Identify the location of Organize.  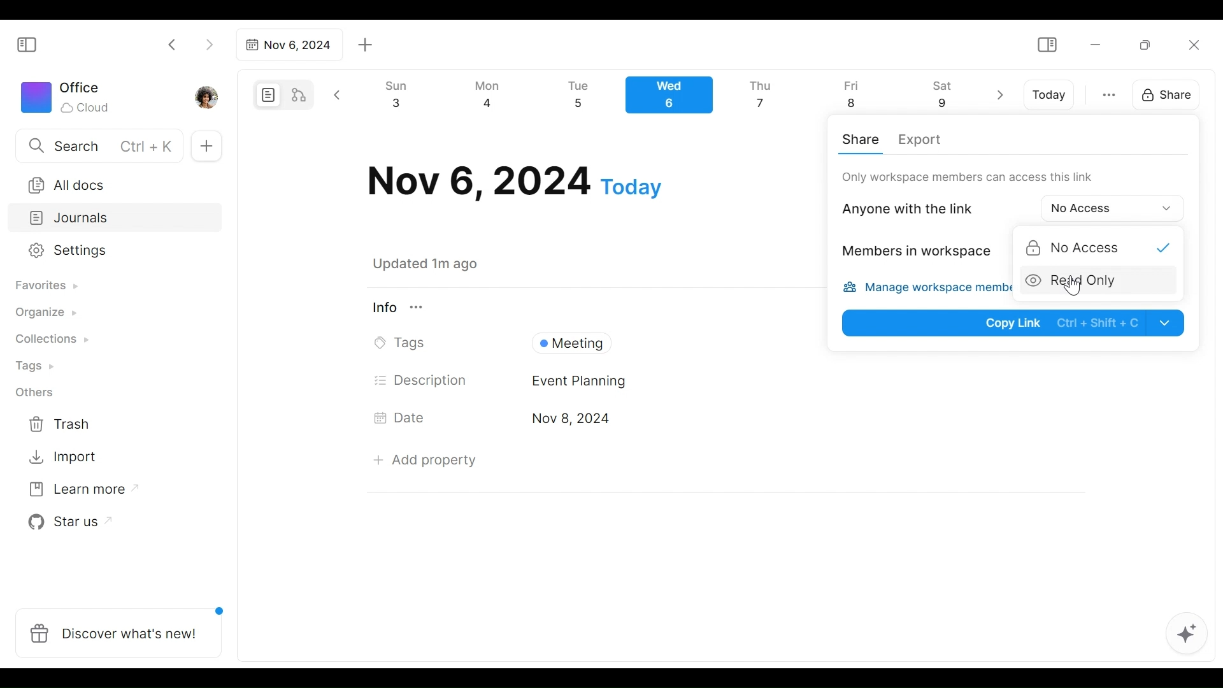
(45, 313).